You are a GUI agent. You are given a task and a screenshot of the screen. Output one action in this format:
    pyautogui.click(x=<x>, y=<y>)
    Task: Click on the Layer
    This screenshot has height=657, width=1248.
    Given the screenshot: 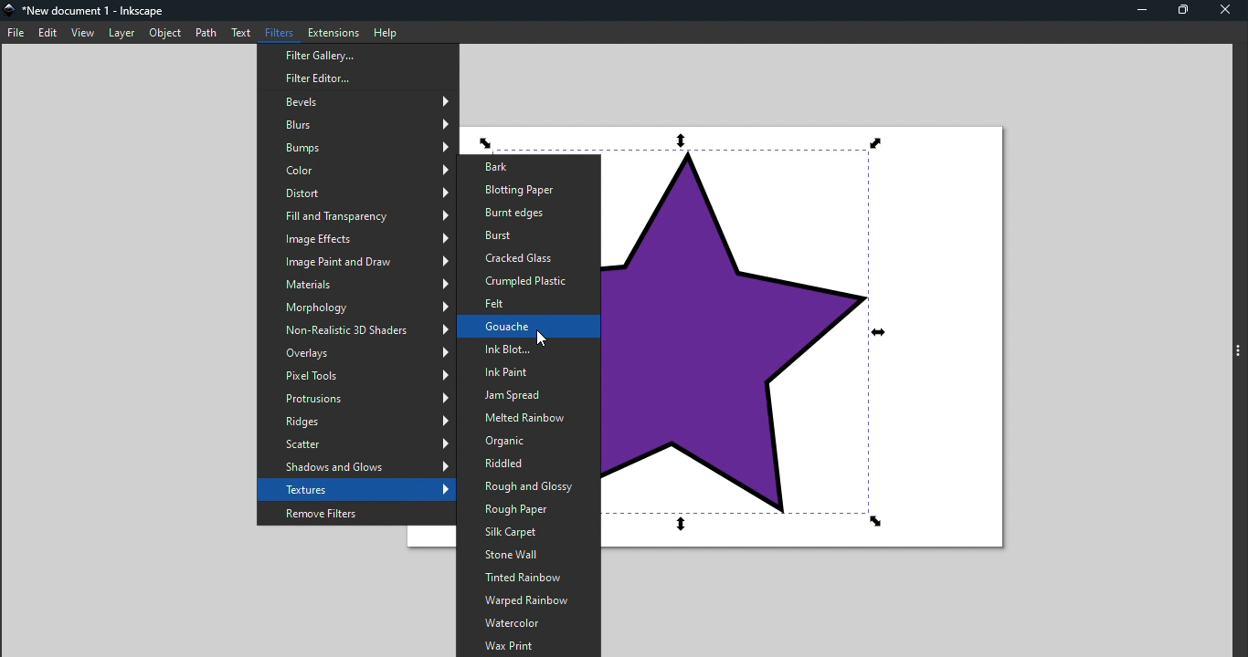 What is the action you would take?
    pyautogui.click(x=120, y=32)
    